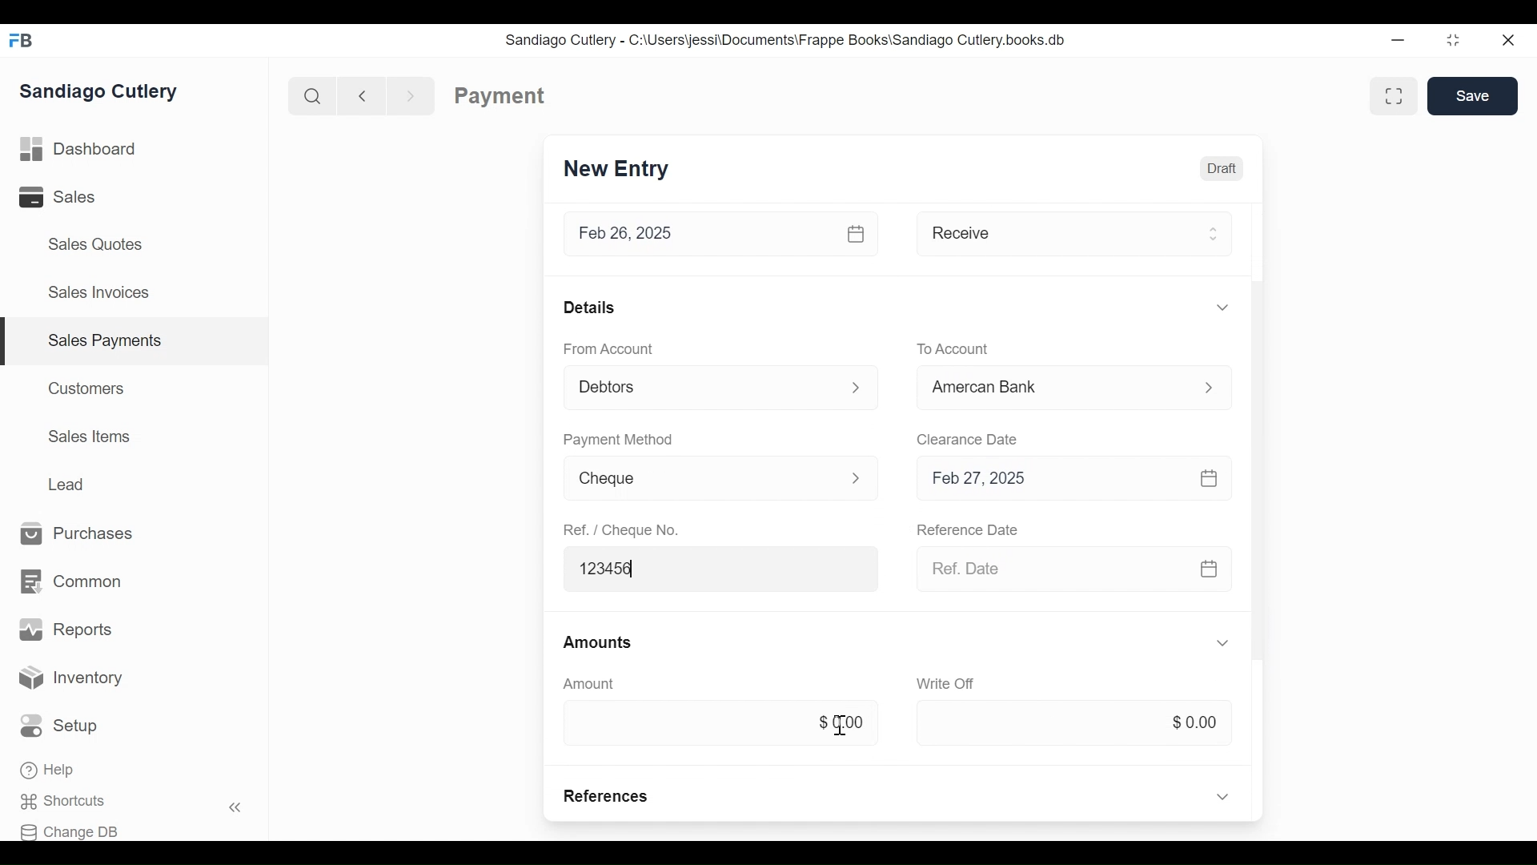 Image resolution: width=1537 pixels, height=865 pixels. I want to click on $0.00, so click(1073, 723).